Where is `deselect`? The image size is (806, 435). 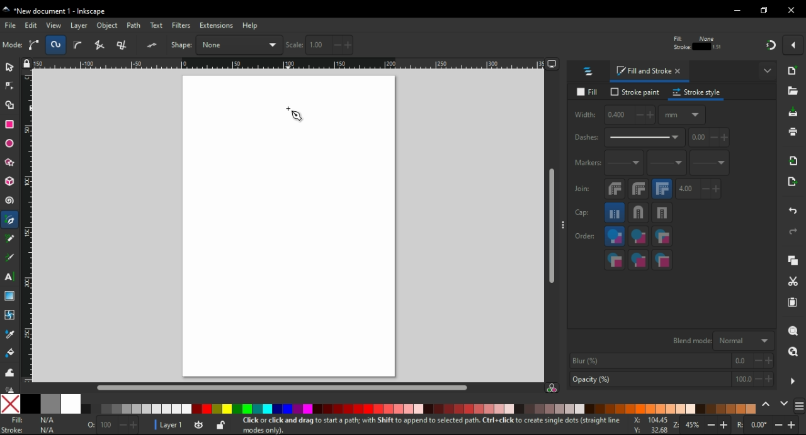
deselect is located at coordinates (57, 44).